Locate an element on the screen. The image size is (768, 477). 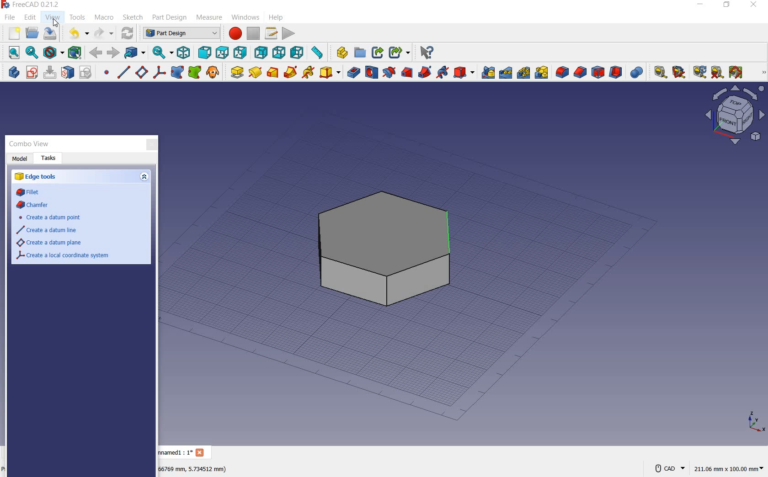
create a datum point is located at coordinates (107, 74).